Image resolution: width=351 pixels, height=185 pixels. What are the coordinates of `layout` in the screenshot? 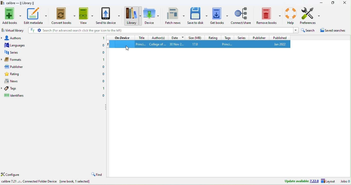 It's located at (328, 181).